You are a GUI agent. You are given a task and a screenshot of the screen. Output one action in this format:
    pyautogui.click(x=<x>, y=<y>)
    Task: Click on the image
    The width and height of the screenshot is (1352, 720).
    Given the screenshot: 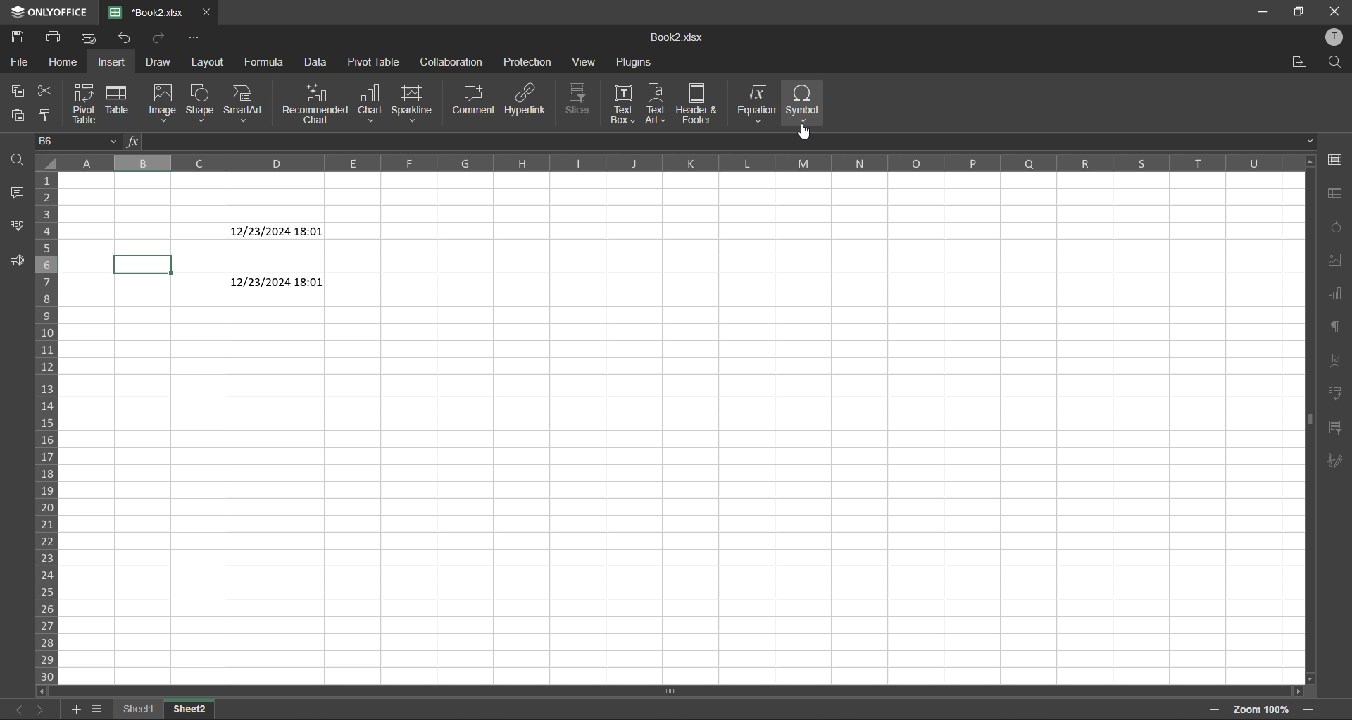 What is the action you would take?
    pyautogui.click(x=163, y=104)
    